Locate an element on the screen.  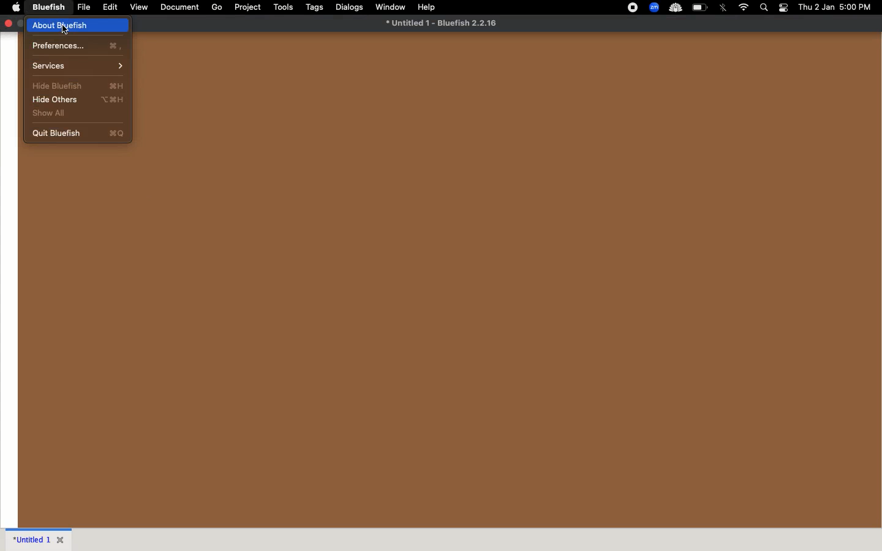
cursor is located at coordinates (63, 30).